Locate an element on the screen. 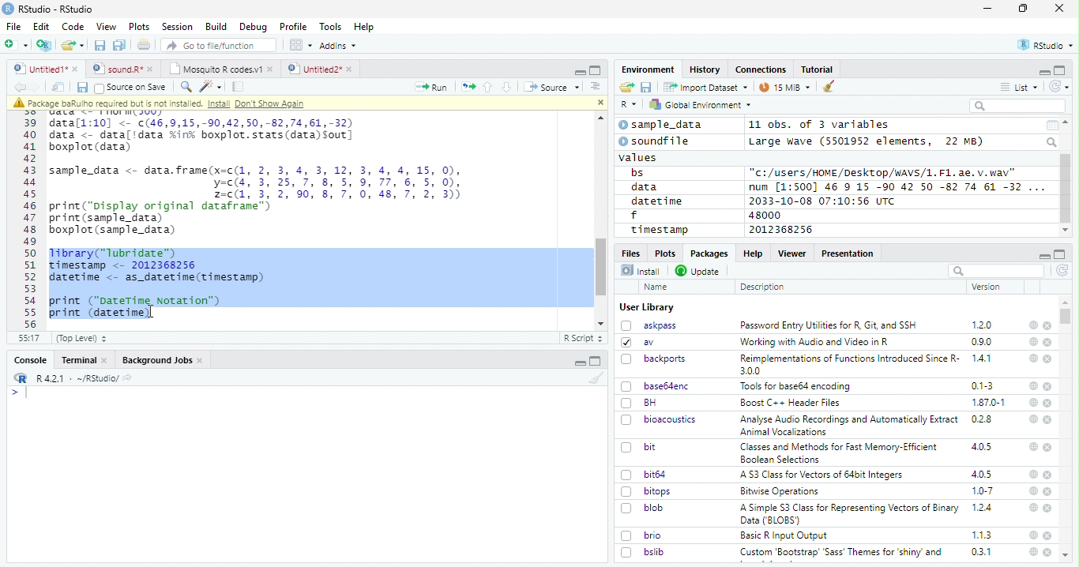 The image size is (1079, 567). bioacoustics is located at coordinates (659, 419).